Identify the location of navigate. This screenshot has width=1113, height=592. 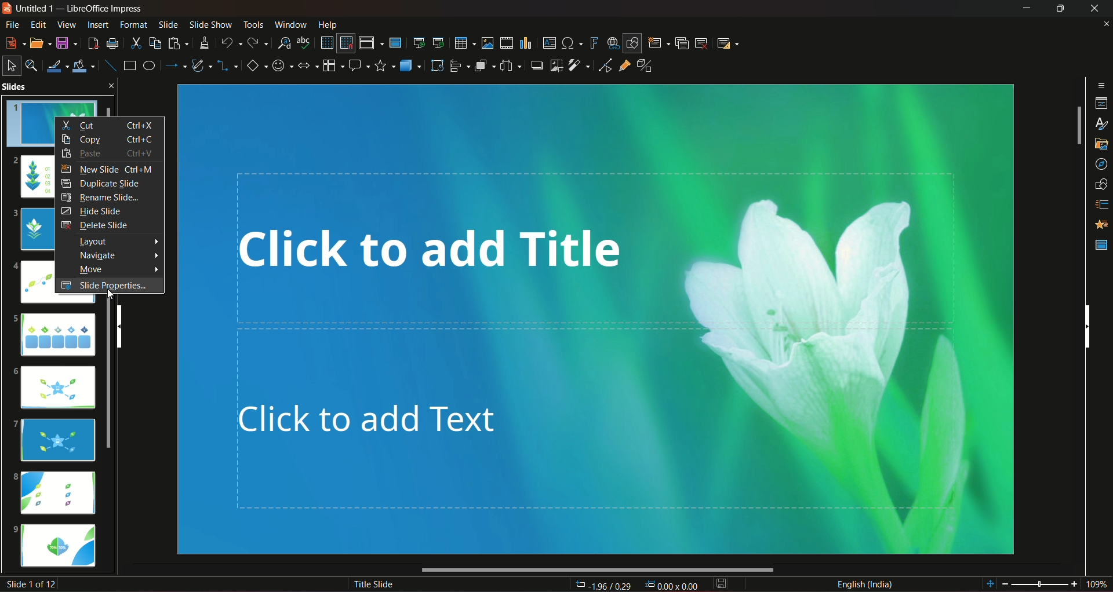
(116, 256).